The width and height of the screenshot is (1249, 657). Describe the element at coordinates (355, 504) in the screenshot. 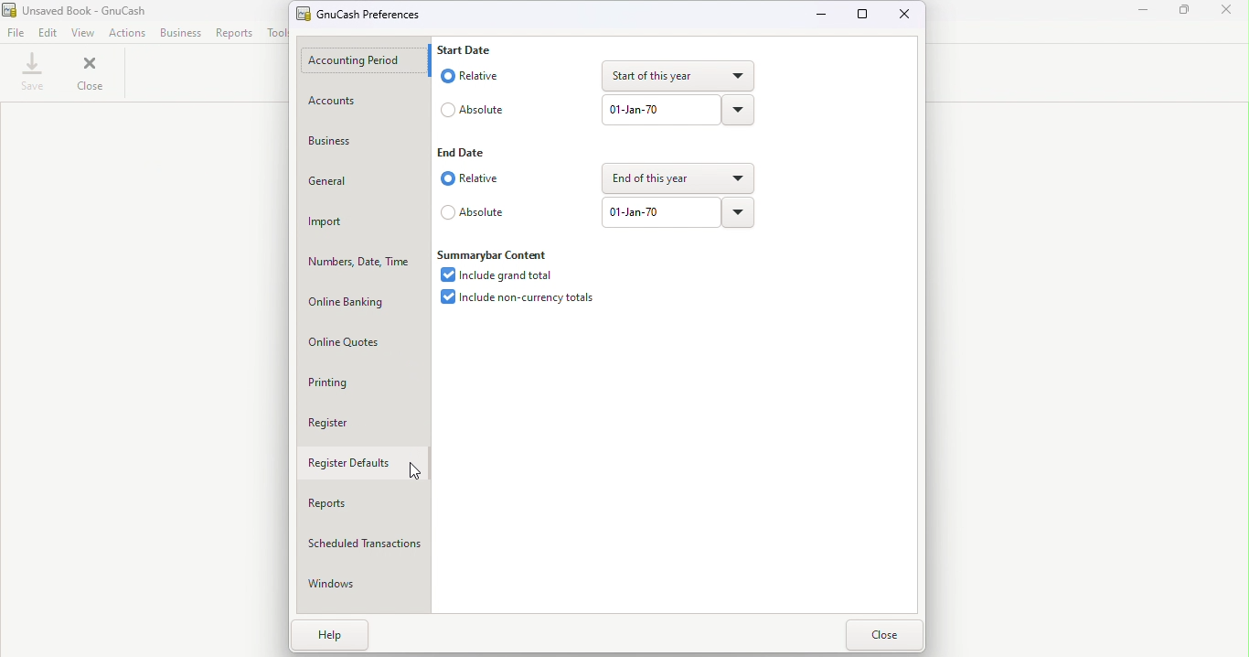

I see `Reports` at that location.